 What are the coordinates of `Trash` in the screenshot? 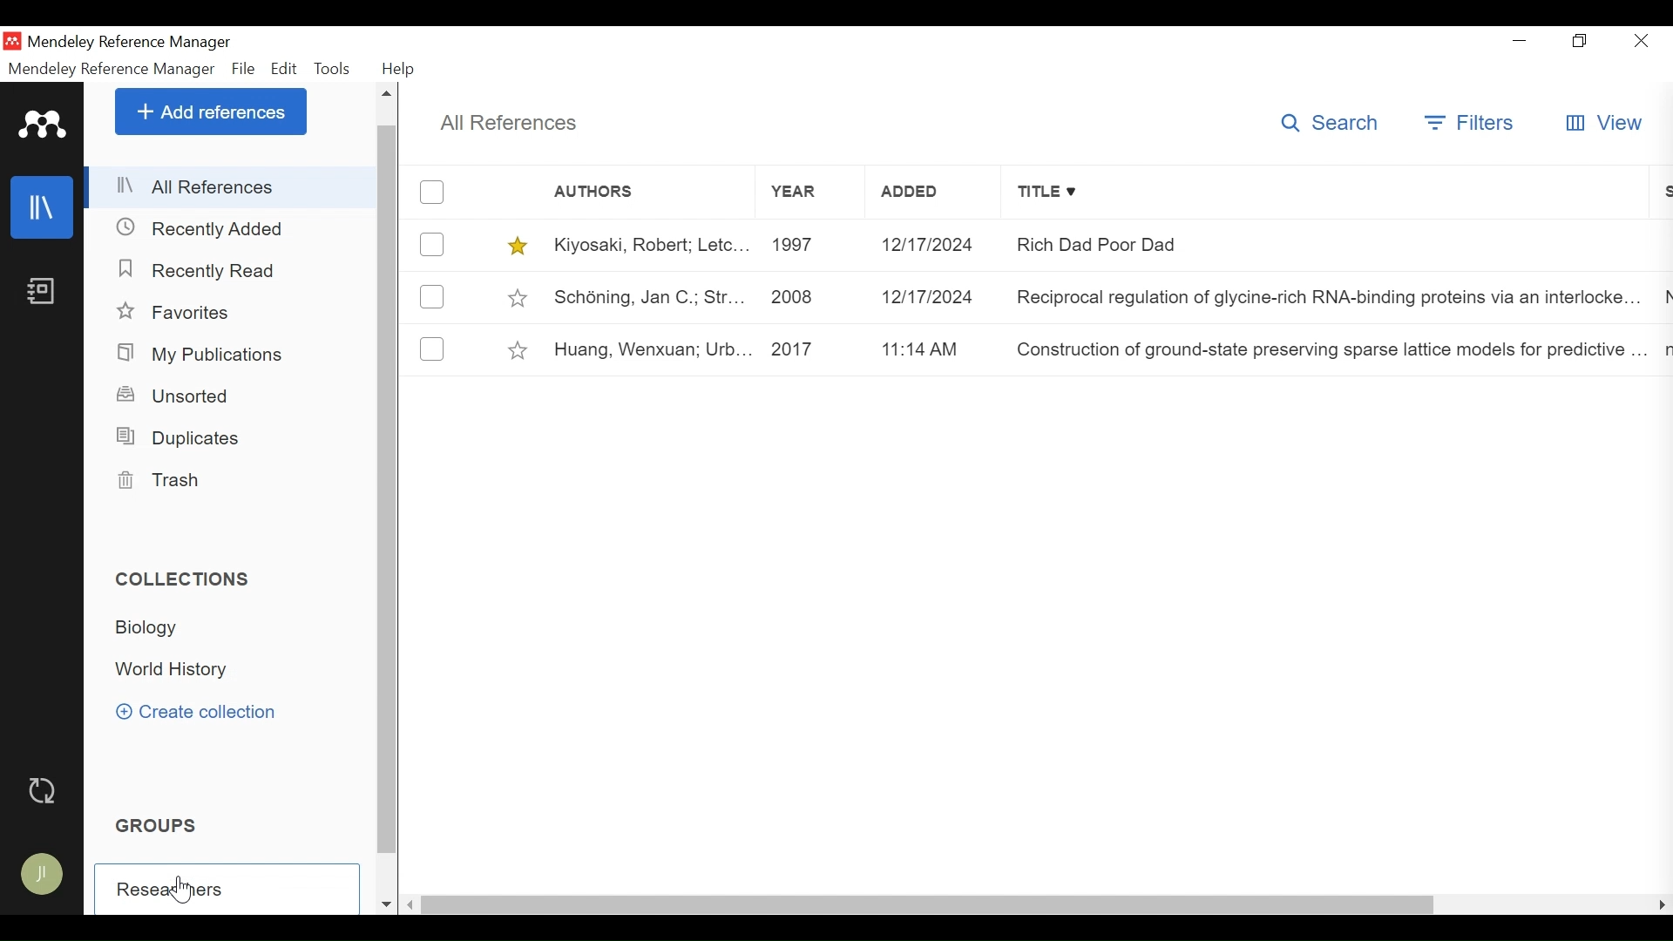 It's located at (165, 481).